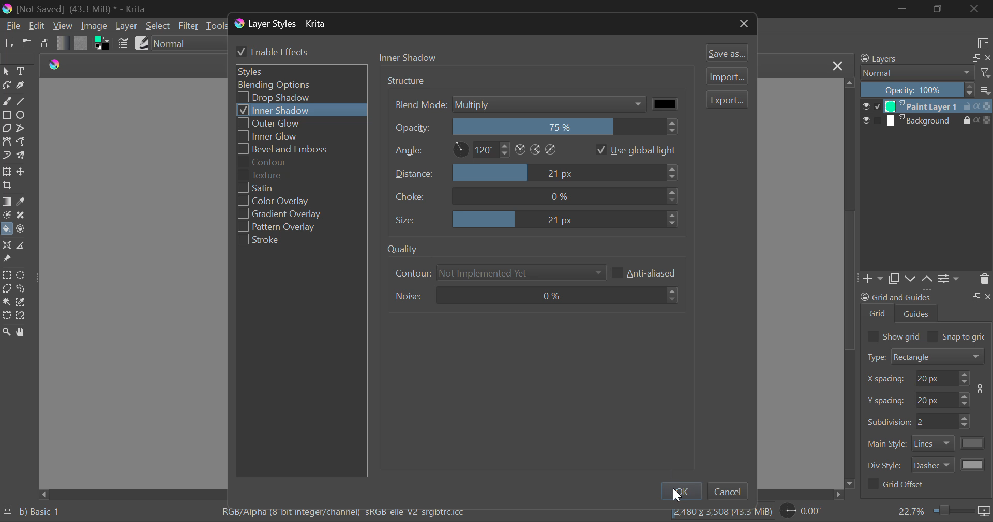 The height and width of the screenshot is (522, 993). I want to click on Multibrush Tool, so click(23, 156).